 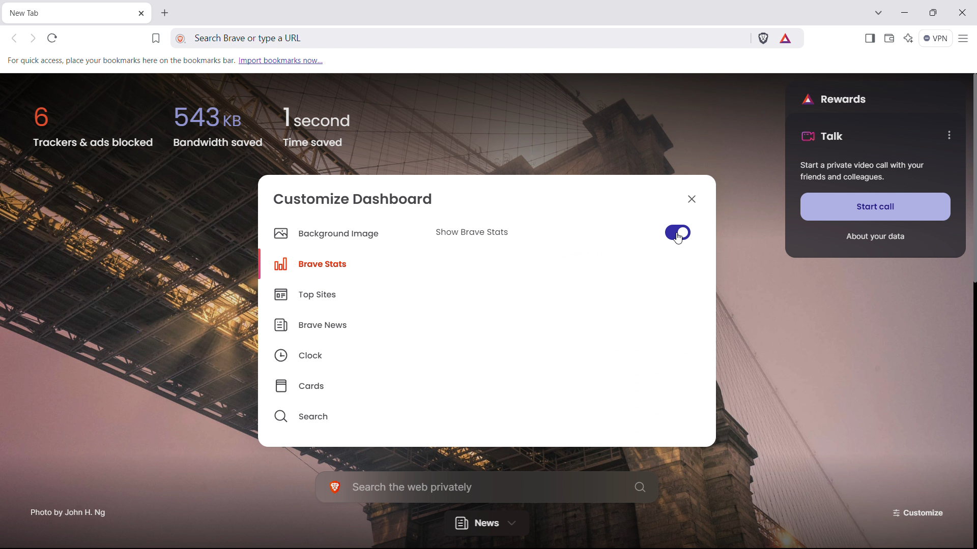 What do you see at coordinates (400, 38) in the screenshot?
I see `search brave or type a URL` at bounding box center [400, 38].